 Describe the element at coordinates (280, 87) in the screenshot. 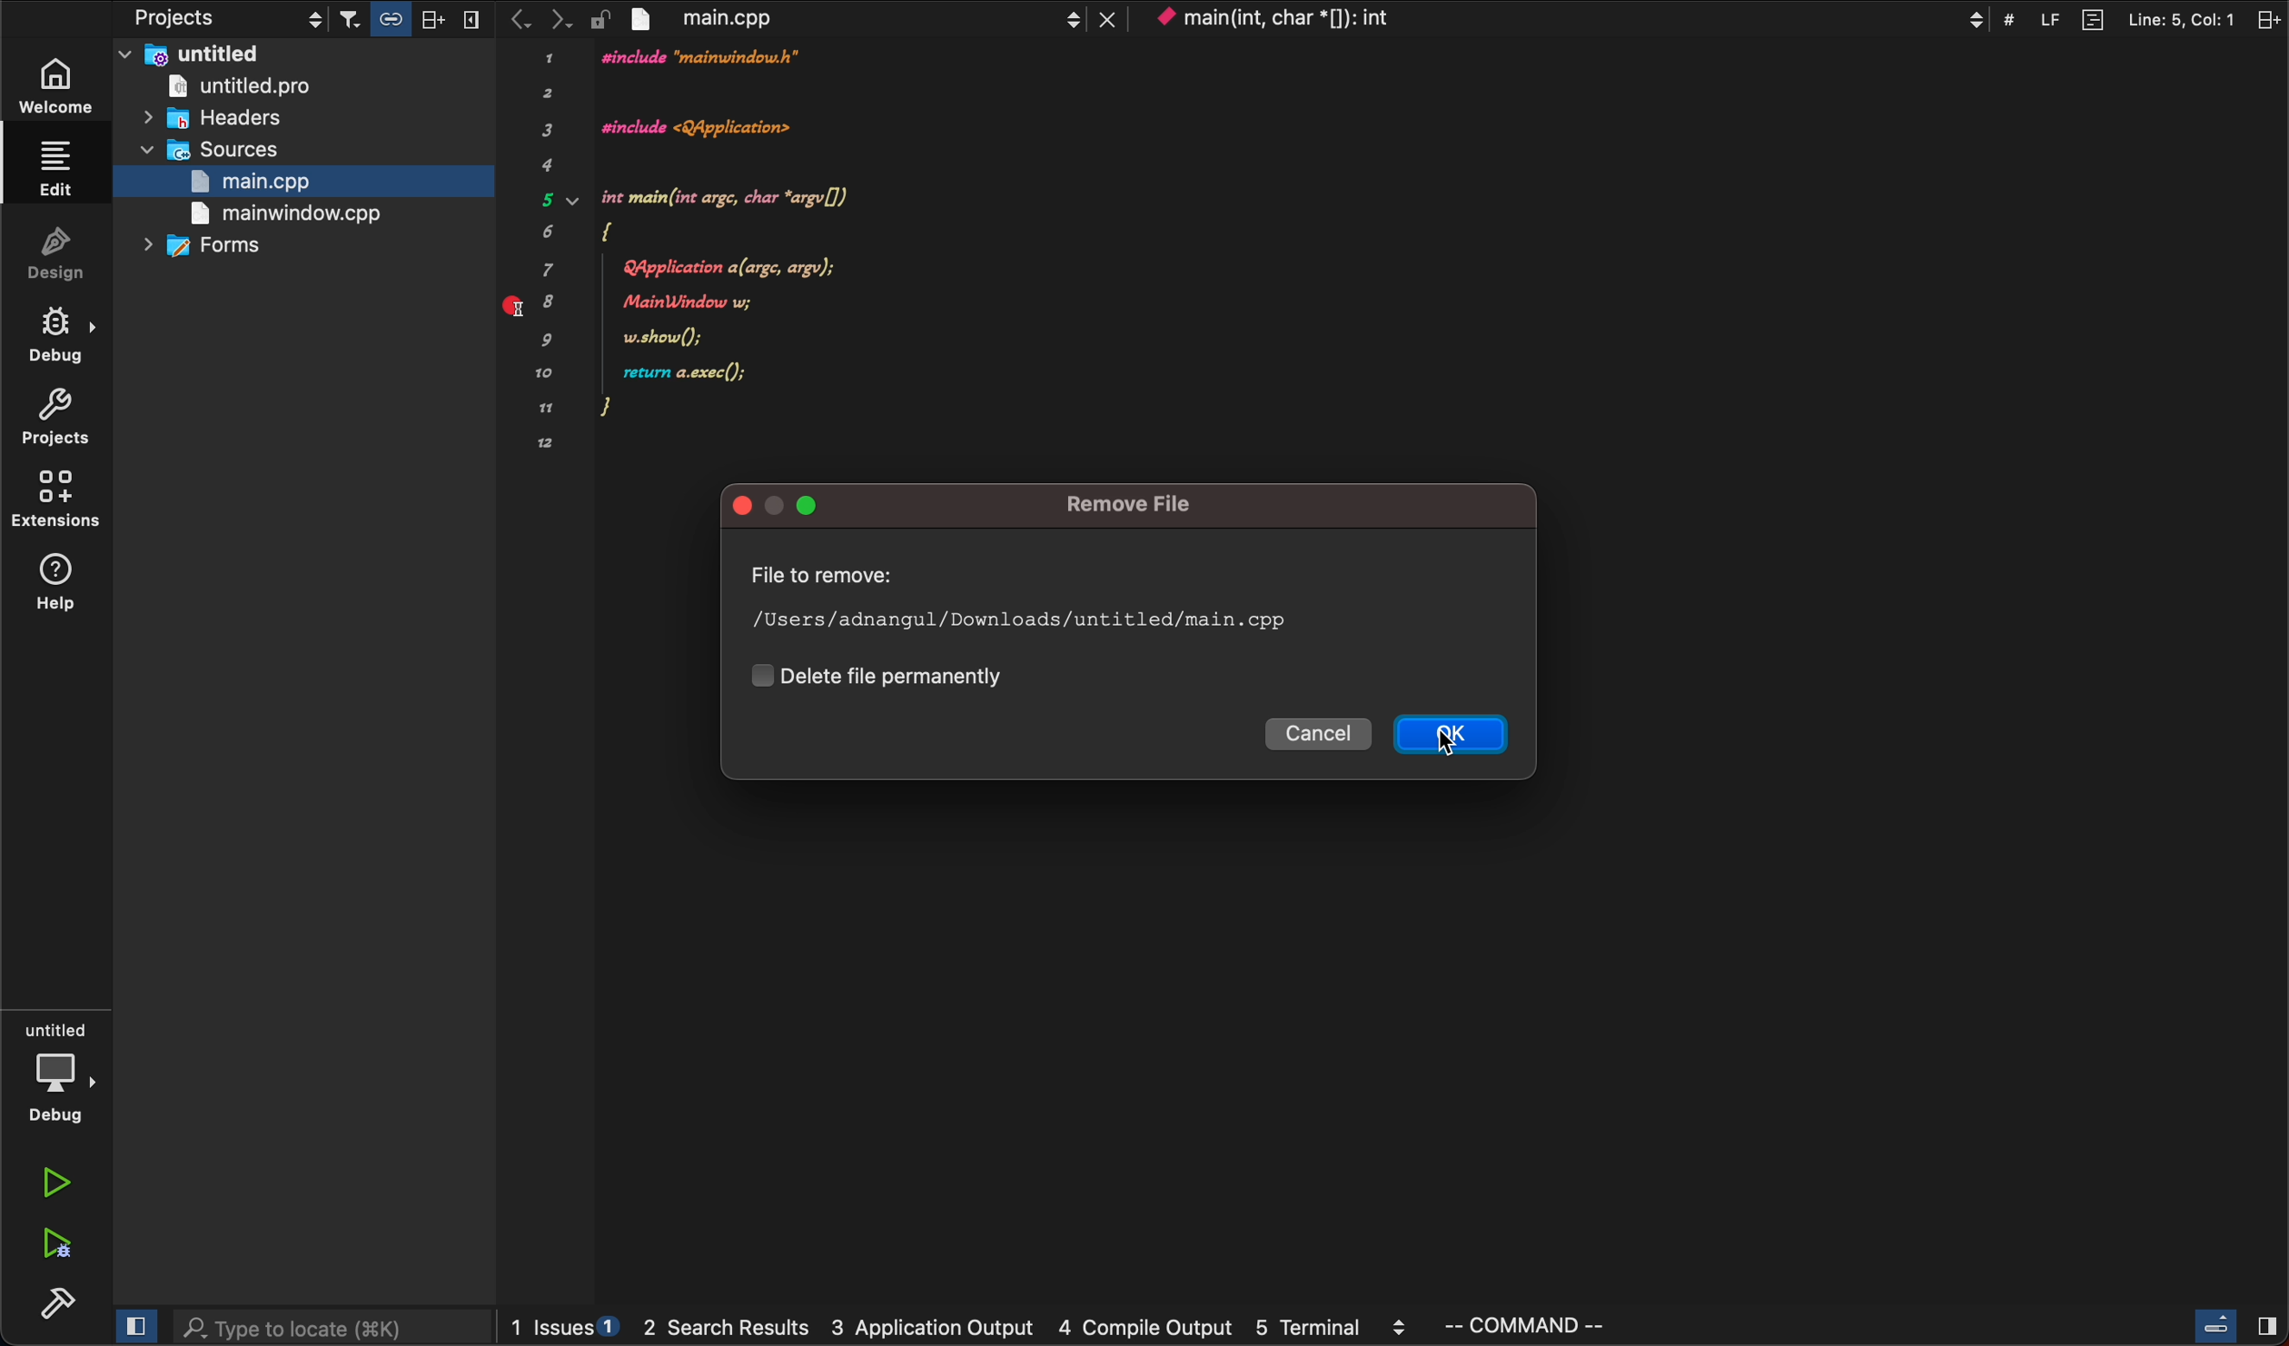

I see `untitled pro` at that location.